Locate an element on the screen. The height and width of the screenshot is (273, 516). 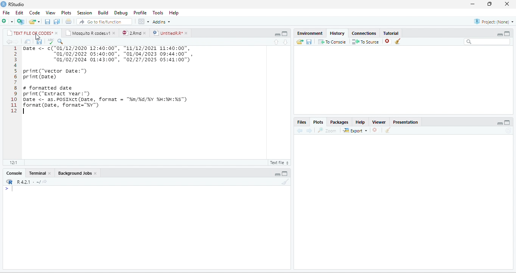
minimize is located at coordinates (277, 175).